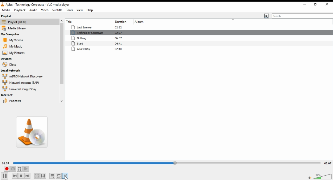 The height and width of the screenshot is (180, 333). Describe the element at coordinates (324, 177) in the screenshot. I see `volume` at that location.